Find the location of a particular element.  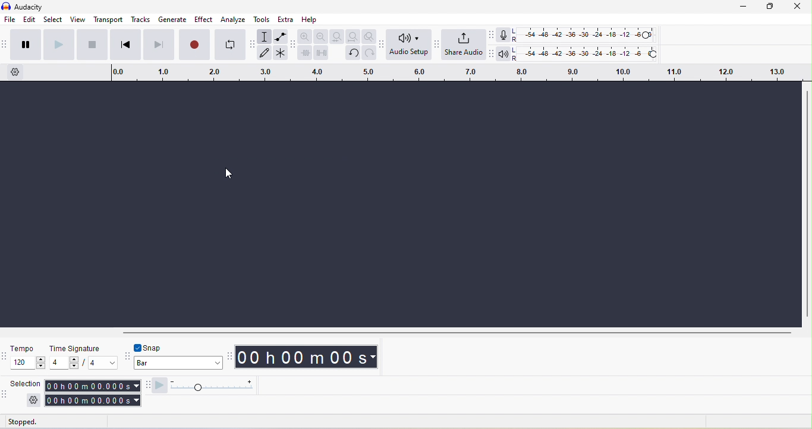

skip to end is located at coordinates (159, 45).